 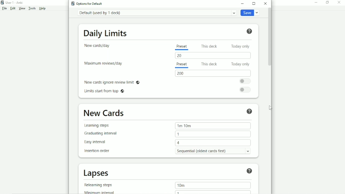 I want to click on Easy interval, so click(x=94, y=143).